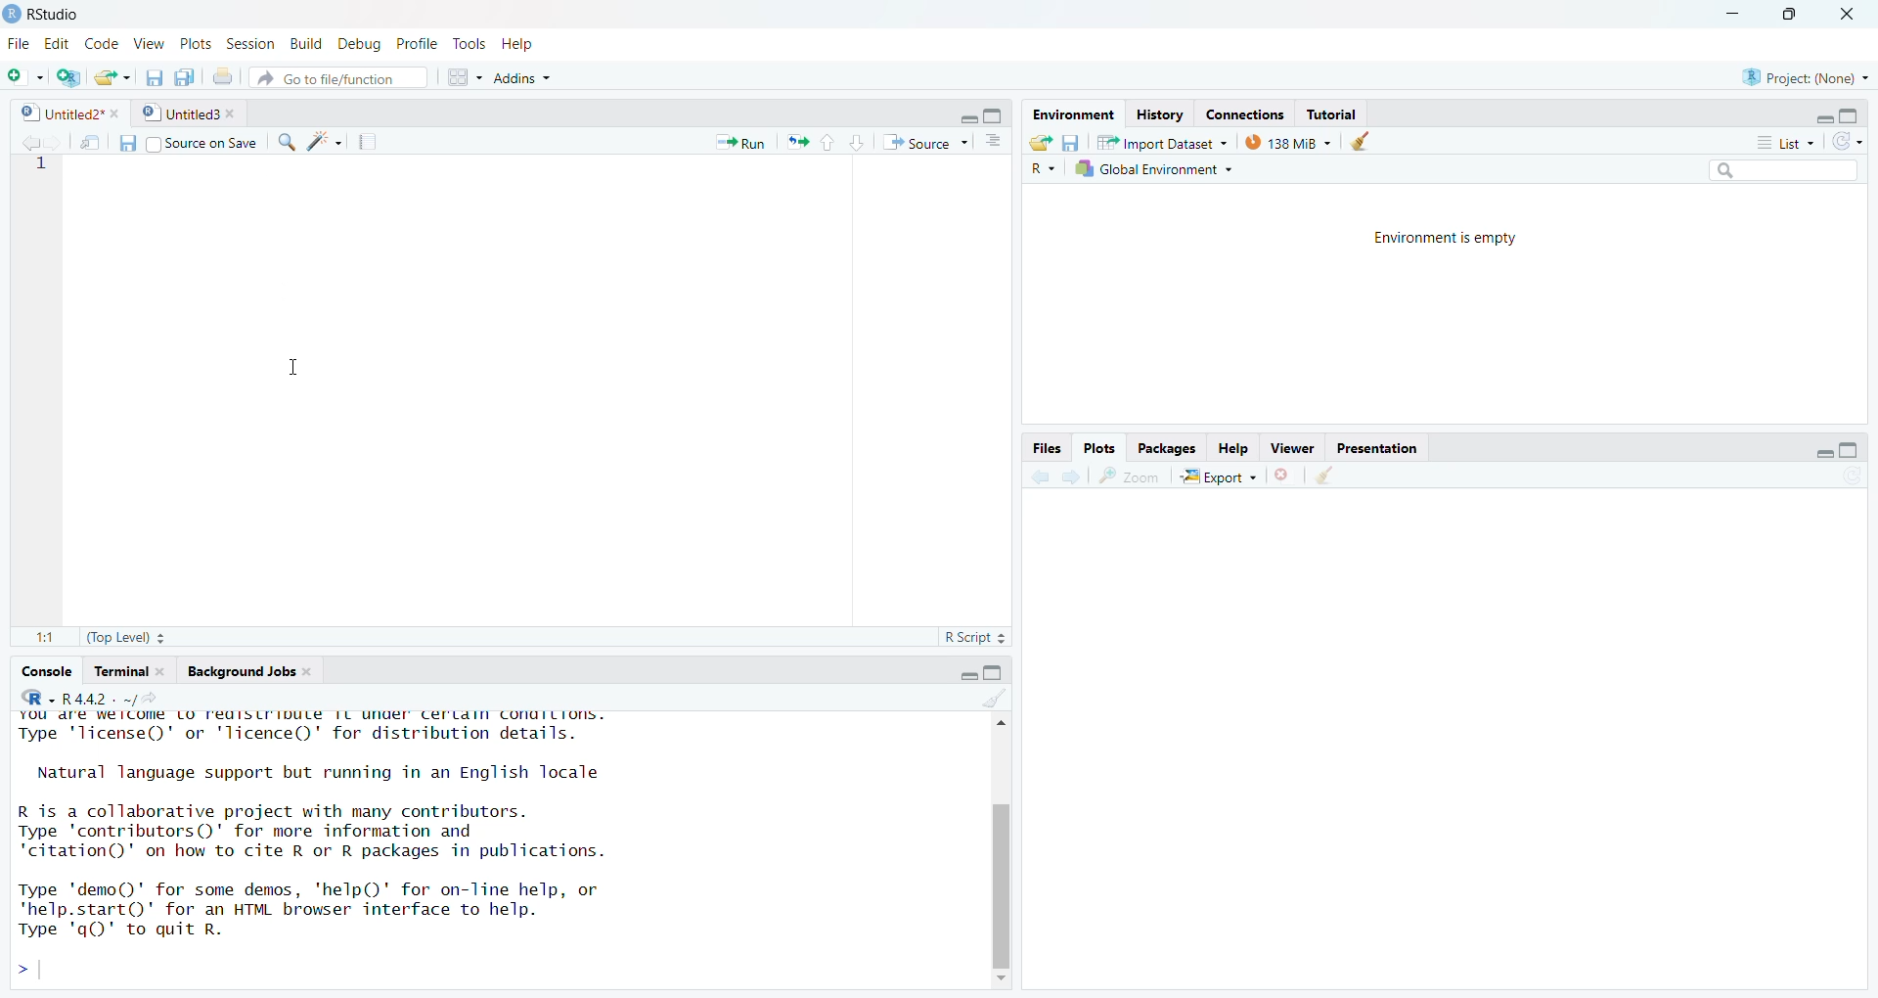  What do you see at coordinates (248, 43) in the screenshot?
I see `Session` at bounding box center [248, 43].